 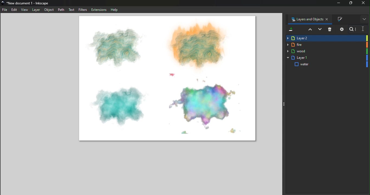 What do you see at coordinates (364, 19) in the screenshot?
I see `More options` at bounding box center [364, 19].